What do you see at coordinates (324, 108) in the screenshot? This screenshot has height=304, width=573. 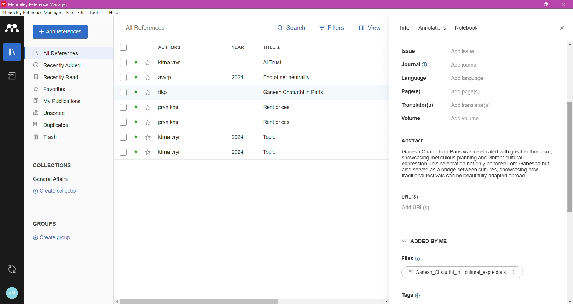 I see `Titles of the references available in the Library` at bounding box center [324, 108].